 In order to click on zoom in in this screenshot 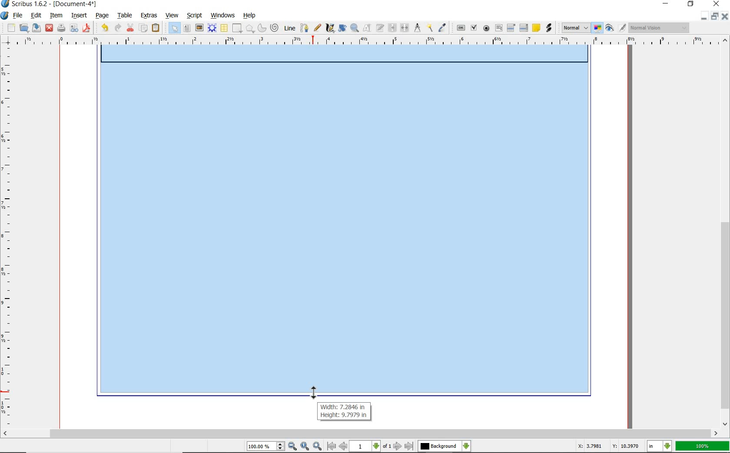, I will do `click(318, 446)`.